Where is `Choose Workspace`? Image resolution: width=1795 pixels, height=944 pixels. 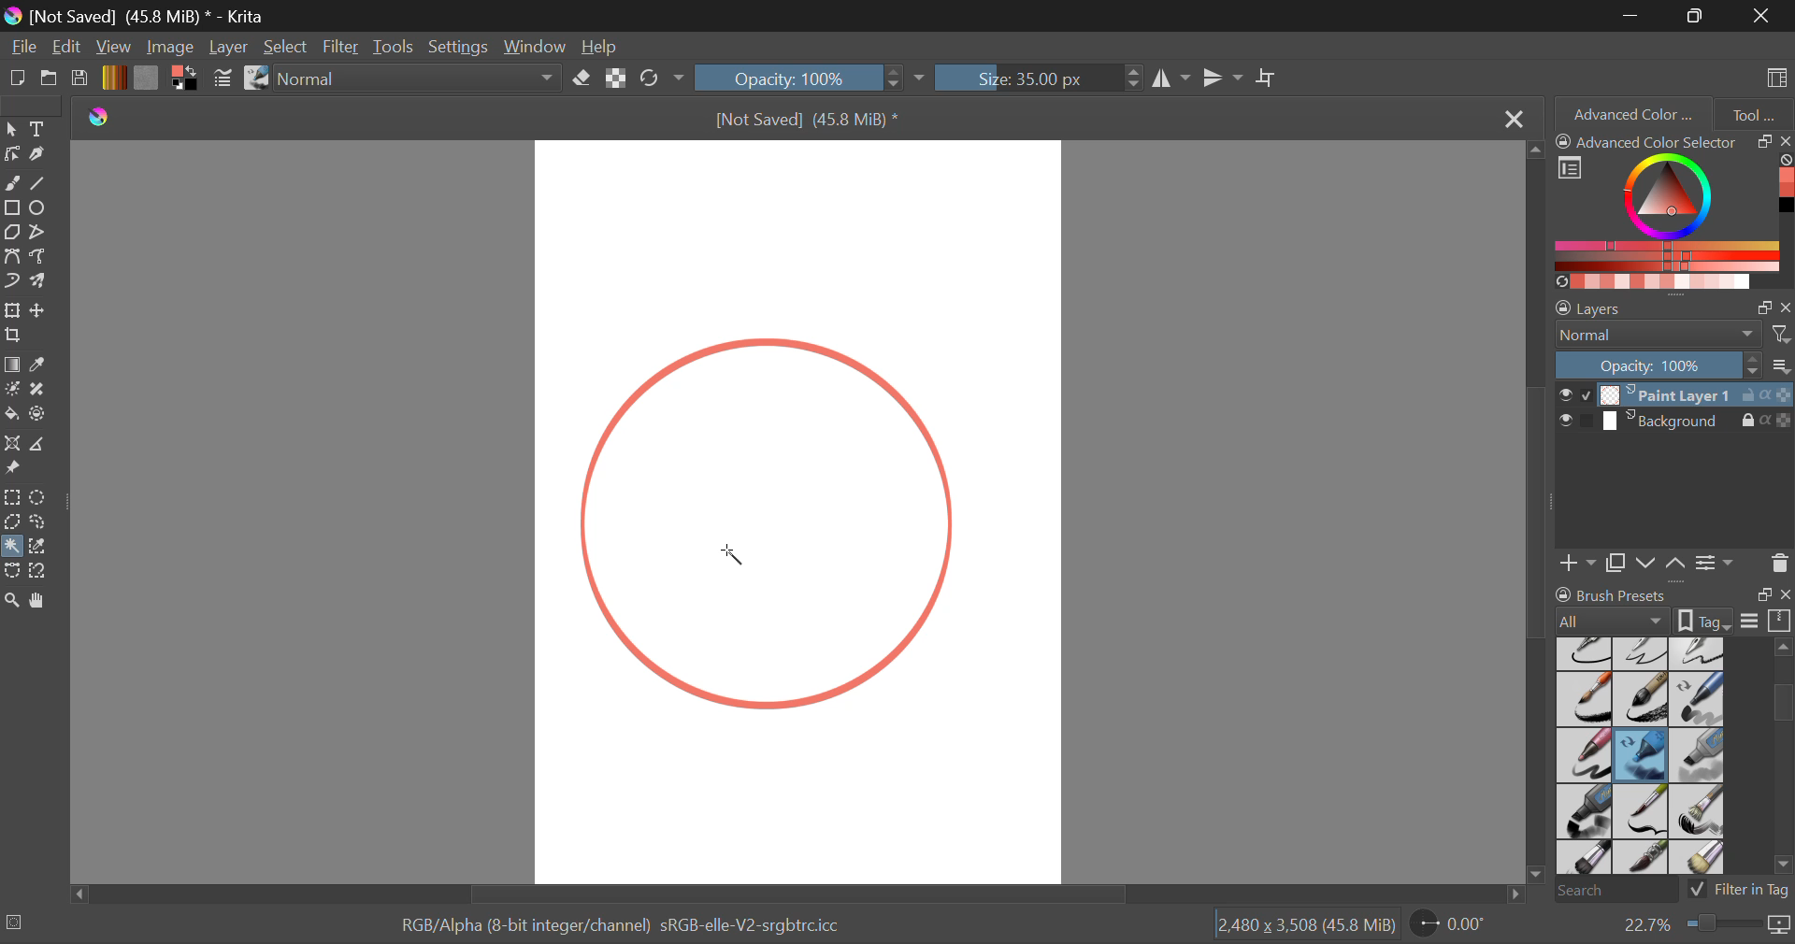
Choose Workspace is located at coordinates (1773, 76).